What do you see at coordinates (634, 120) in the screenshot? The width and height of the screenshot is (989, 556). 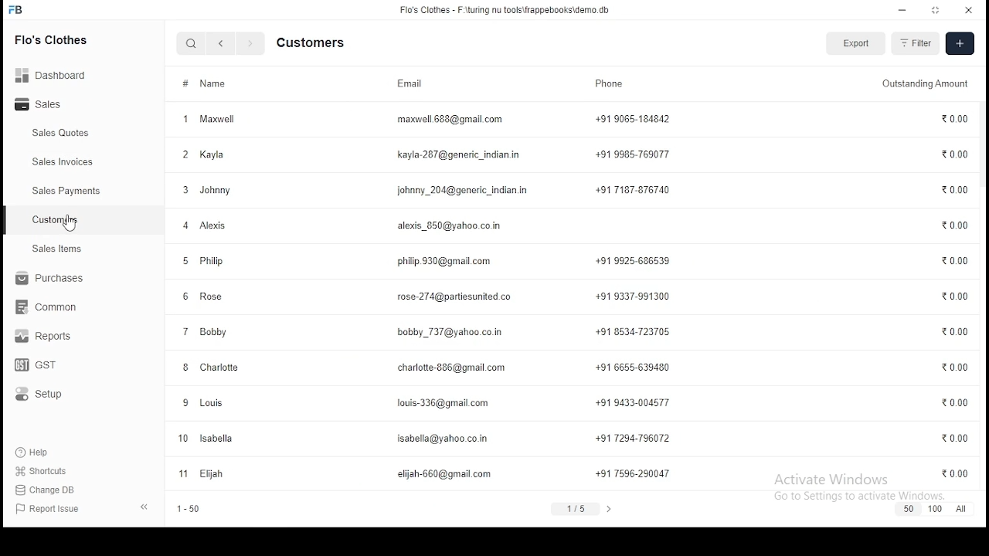 I see `+91 9065-184842` at bounding box center [634, 120].